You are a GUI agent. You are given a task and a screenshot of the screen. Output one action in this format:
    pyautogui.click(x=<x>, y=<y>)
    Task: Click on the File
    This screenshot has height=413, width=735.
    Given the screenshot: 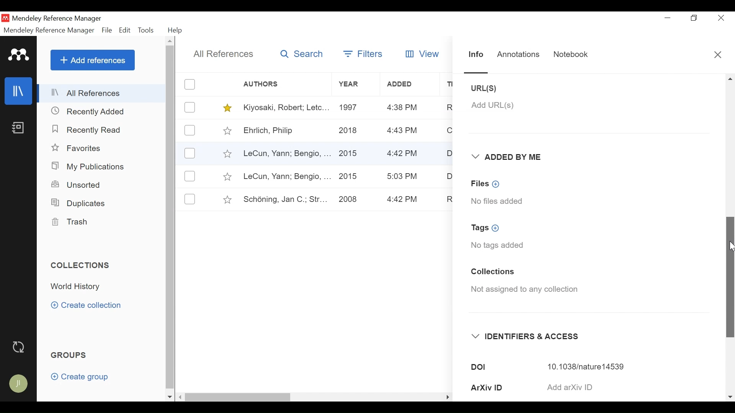 What is the action you would take?
    pyautogui.click(x=108, y=31)
    